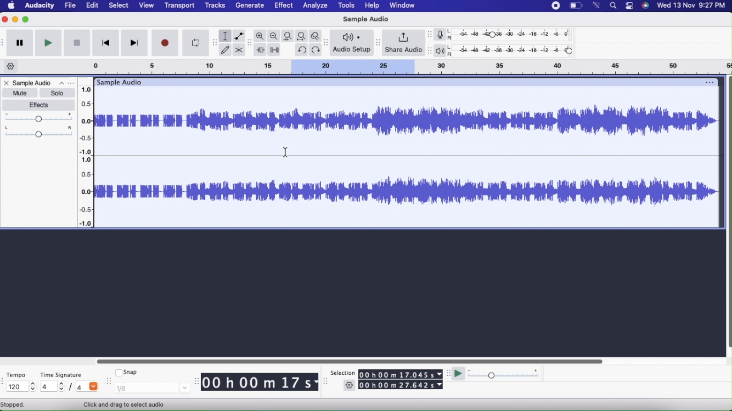  I want to click on Draw tool, so click(225, 49).